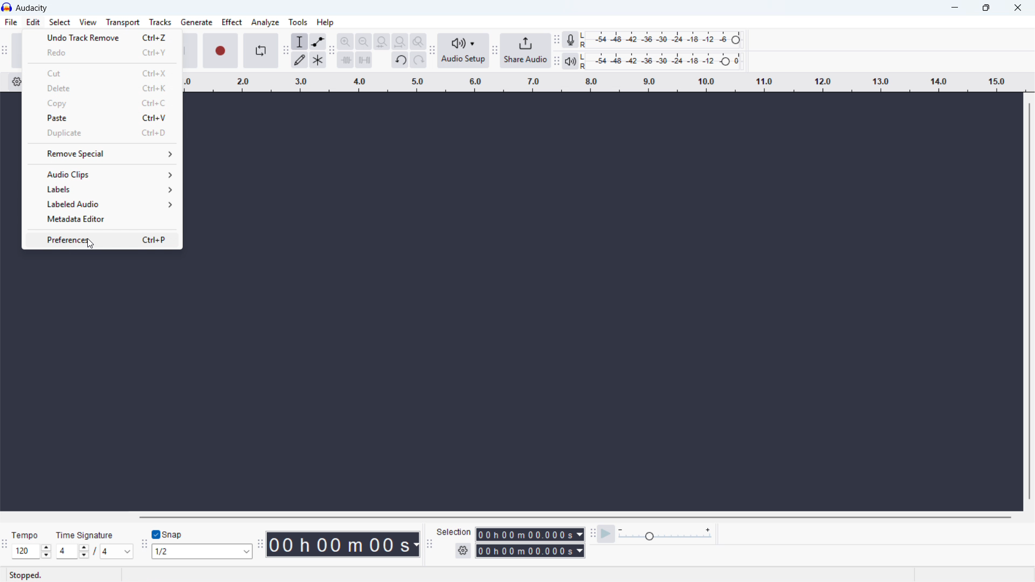  What do you see at coordinates (102, 134) in the screenshot?
I see `duplicate` at bounding box center [102, 134].